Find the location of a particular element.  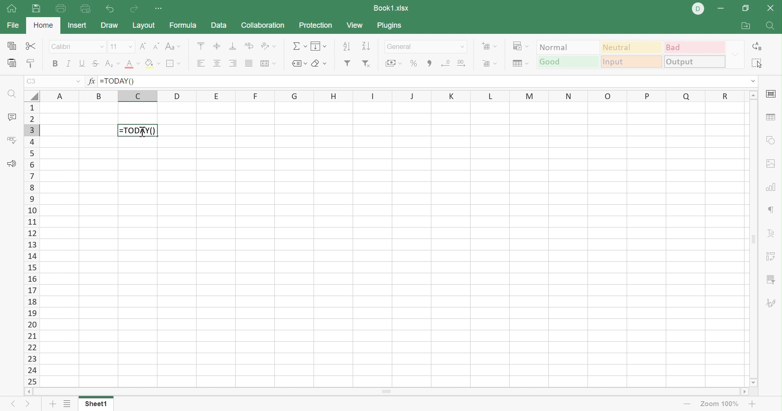

Redo is located at coordinates (134, 10).